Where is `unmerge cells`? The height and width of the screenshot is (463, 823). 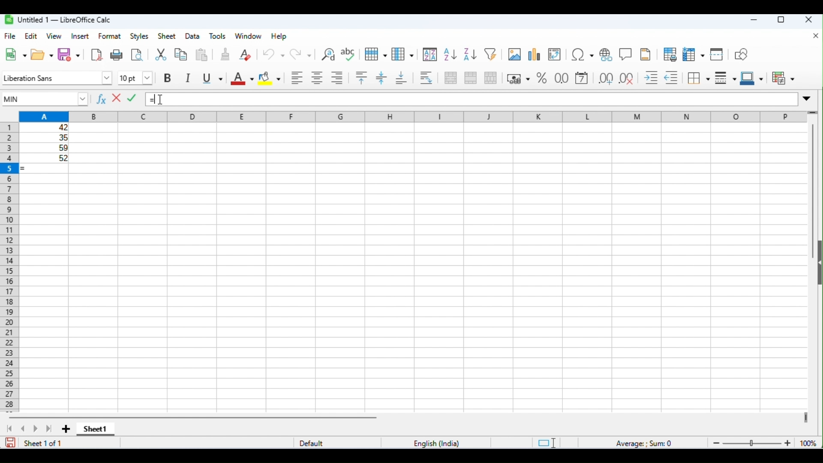
unmerge cells is located at coordinates (490, 78).